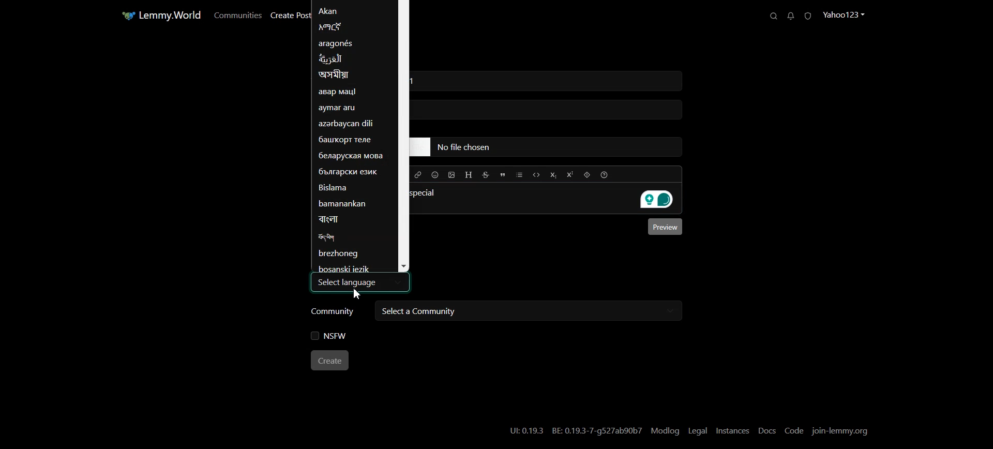 Image resolution: width=993 pixels, height=449 pixels. Describe the element at coordinates (519, 175) in the screenshot. I see `List` at that location.